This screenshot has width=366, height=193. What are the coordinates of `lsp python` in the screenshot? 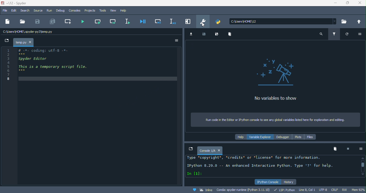 It's located at (286, 190).